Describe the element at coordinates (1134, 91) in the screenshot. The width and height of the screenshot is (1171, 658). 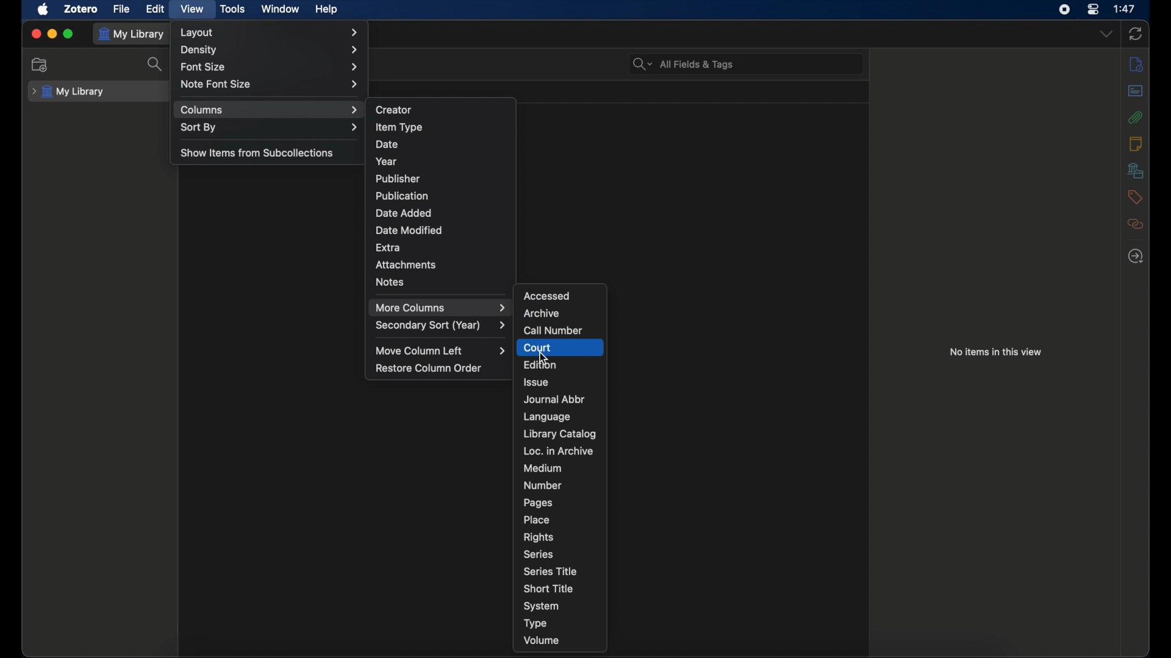
I see `abstract` at that location.